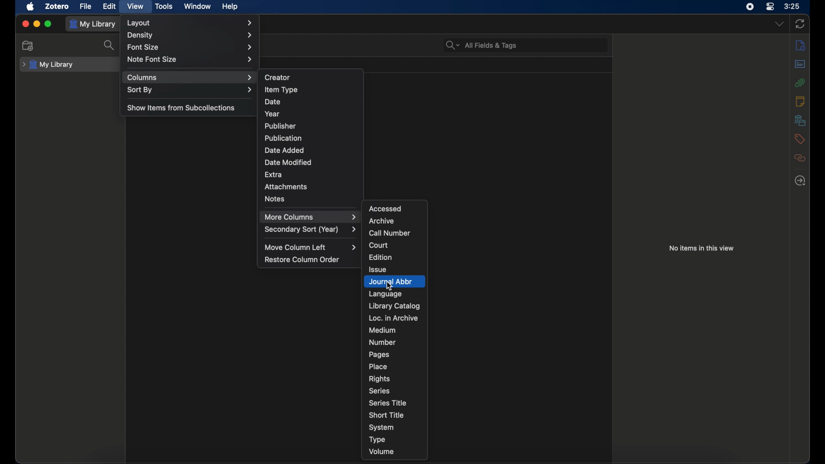  What do you see at coordinates (28, 46) in the screenshot?
I see `new collections` at bounding box center [28, 46].